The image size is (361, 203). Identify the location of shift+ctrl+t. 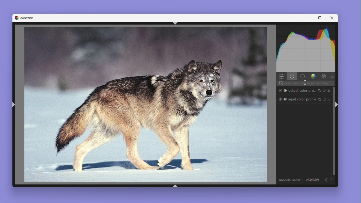
(176, 23).